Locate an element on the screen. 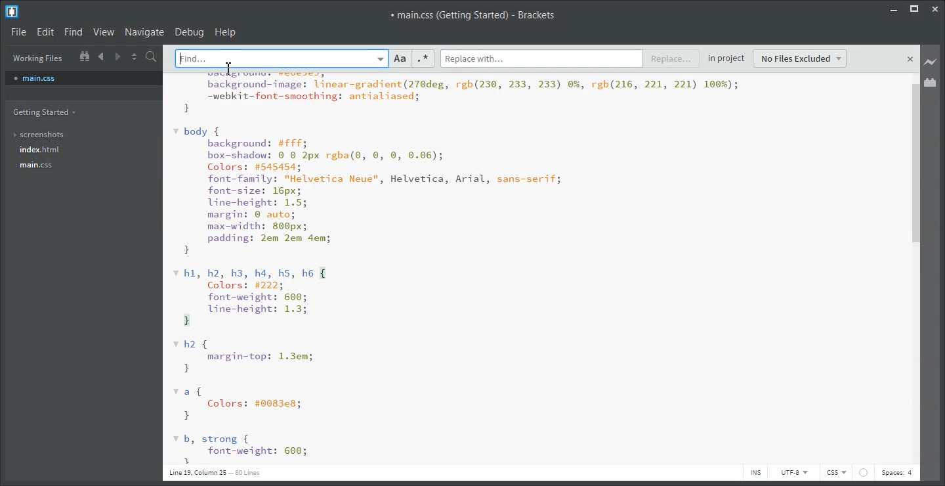 The image size is (945, 486). Minimize is located at coordinates (893, 9).